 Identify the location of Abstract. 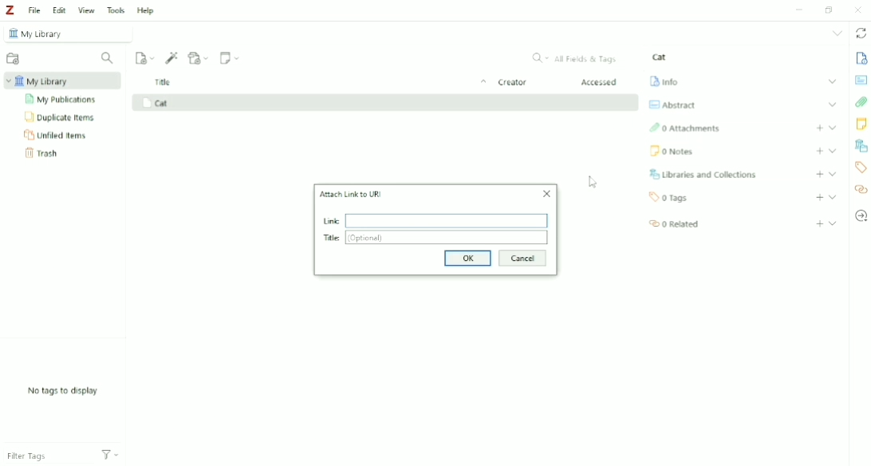
(861, 79).